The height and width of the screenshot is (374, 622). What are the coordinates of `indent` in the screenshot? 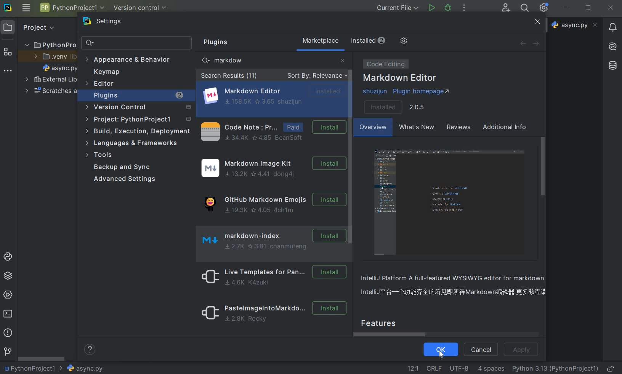 It's located at (492, 369).